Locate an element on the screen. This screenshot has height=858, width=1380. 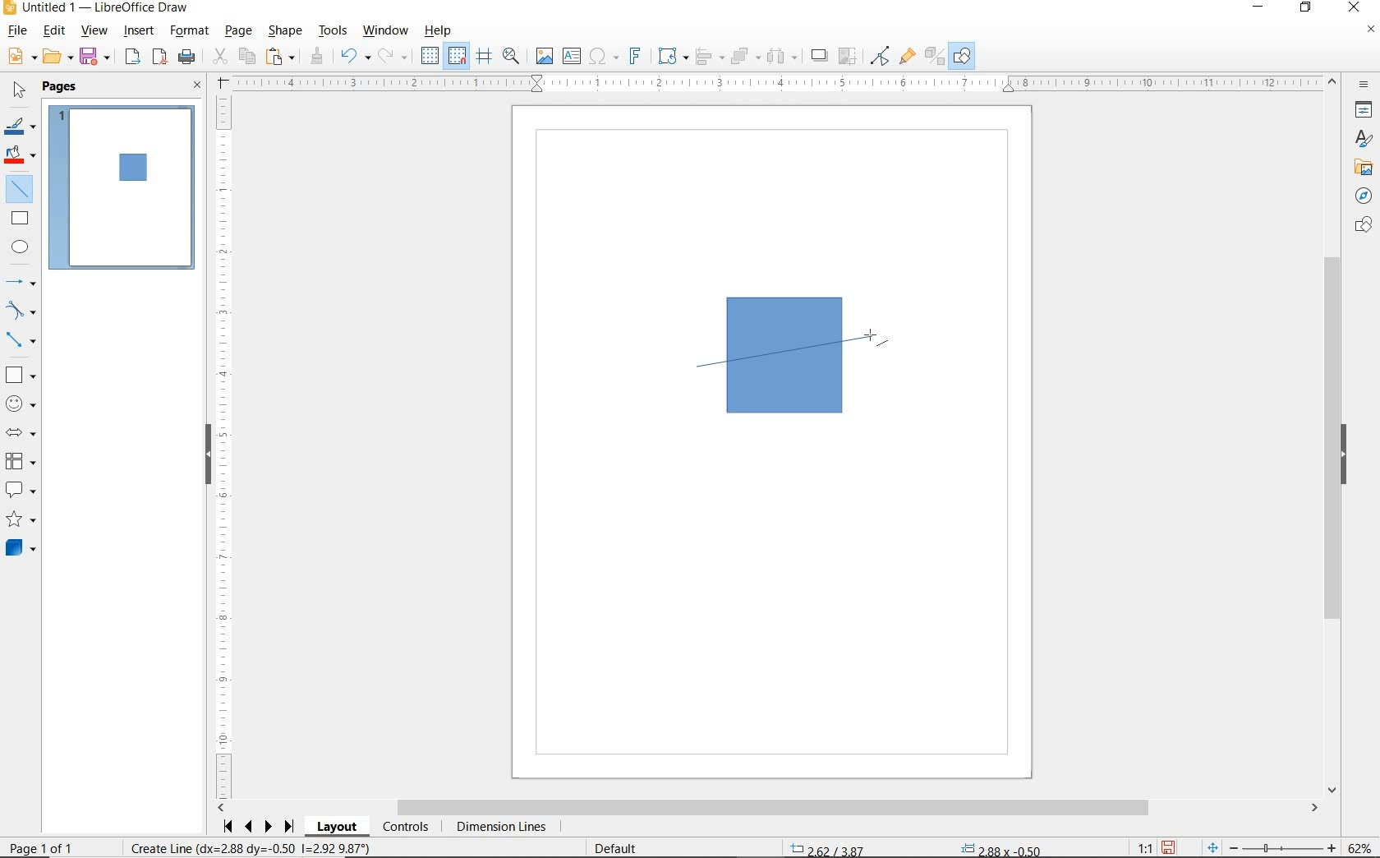
TOOLS is located at coordinates (334, 32).